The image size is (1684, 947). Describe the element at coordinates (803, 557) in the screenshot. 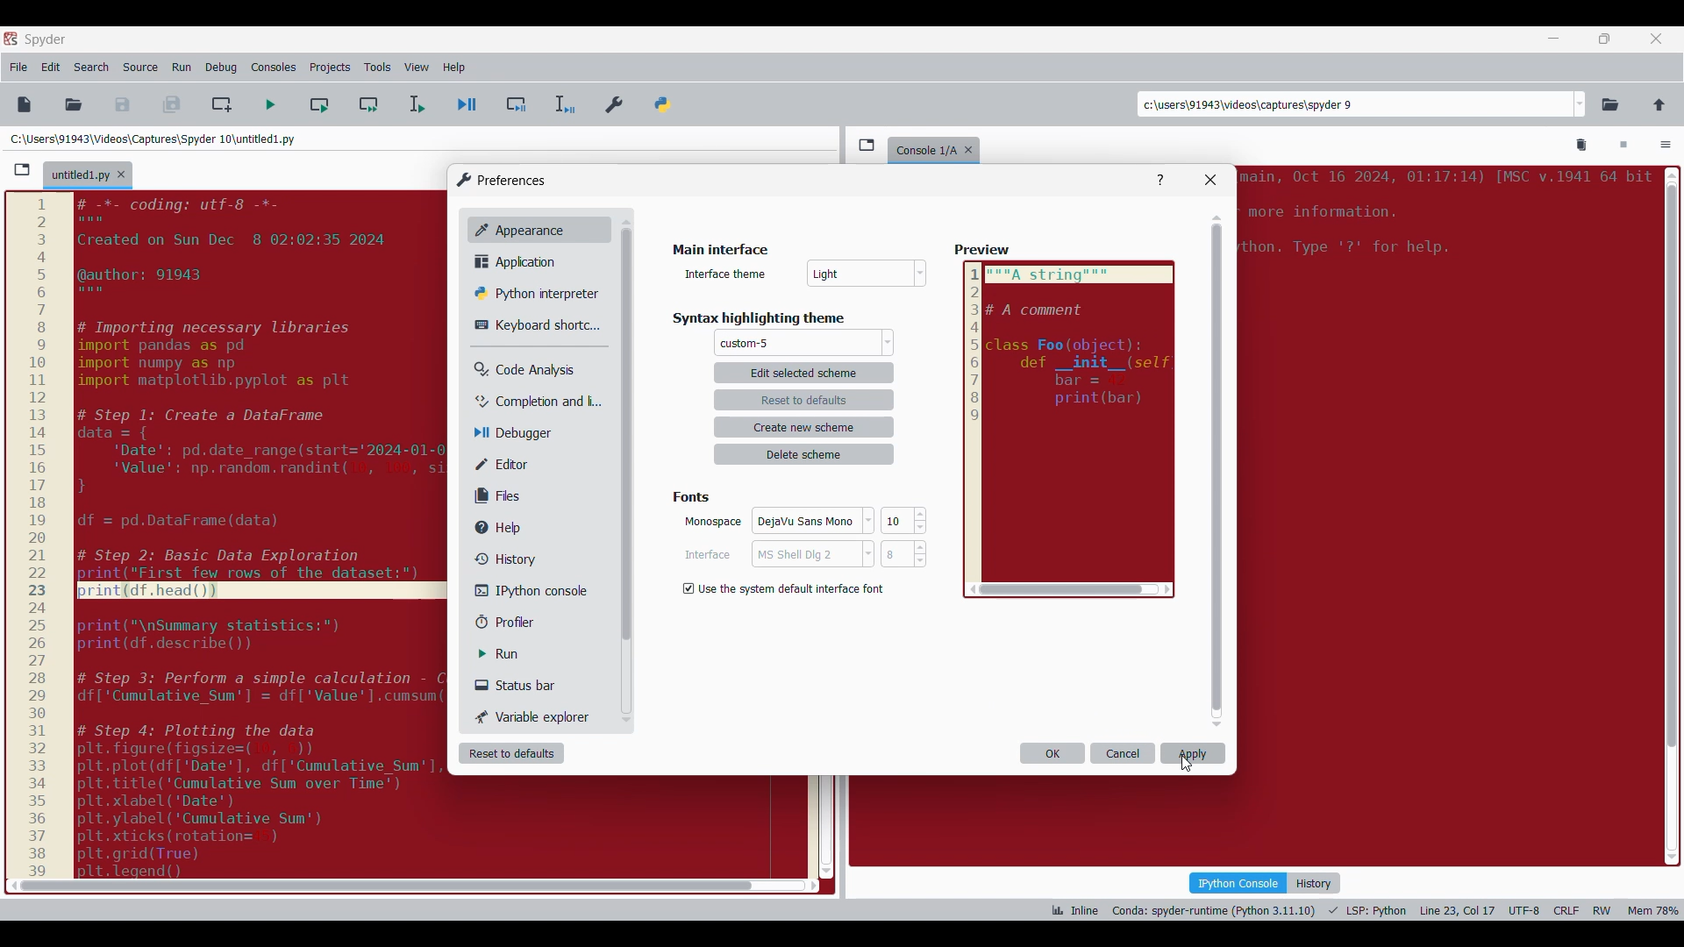

I see `Cancel` at that location.